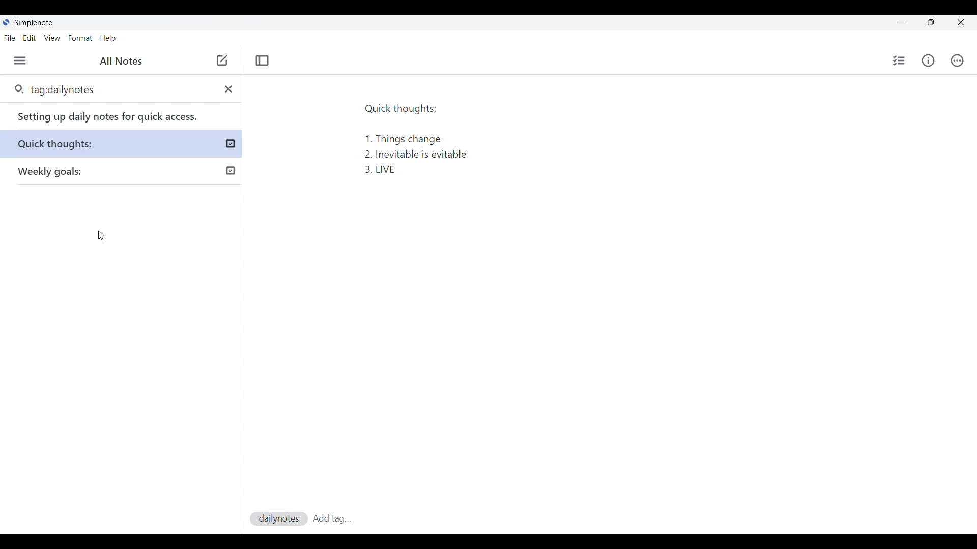 The image size is (977, 549). What do you see at coordinates (101, 236) in the screenshot?
I see `Cursor` at bounding box center [101, 236].